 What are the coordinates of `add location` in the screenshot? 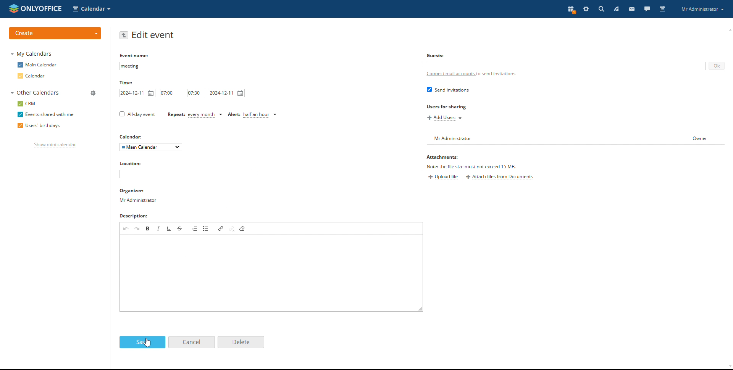 It's located at (271, 174).